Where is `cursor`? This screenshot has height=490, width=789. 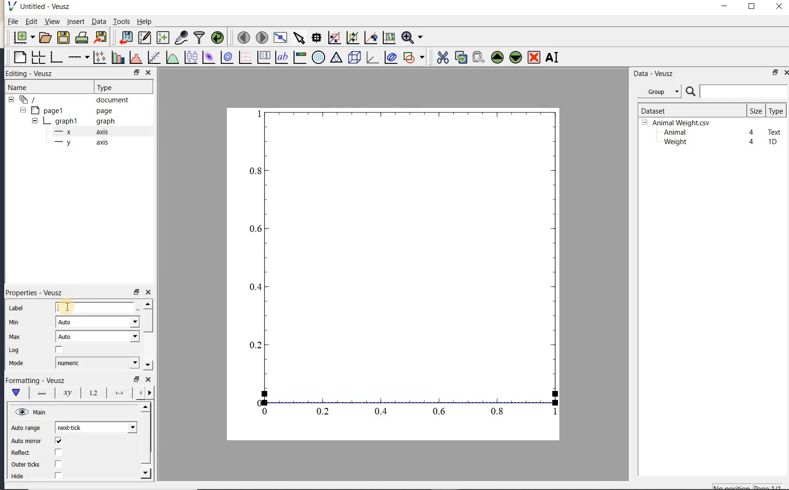
cursor is located at coordinates (67, 307).